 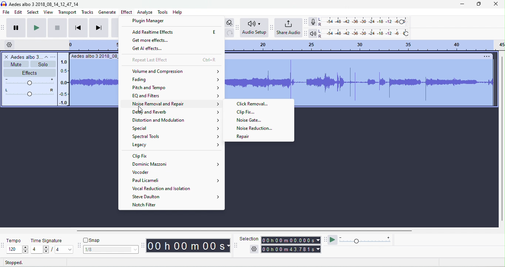 What do you see at coordinates (141, 109) in the screenshot?
I see `cursor movement` at bounding box center [141, 109].